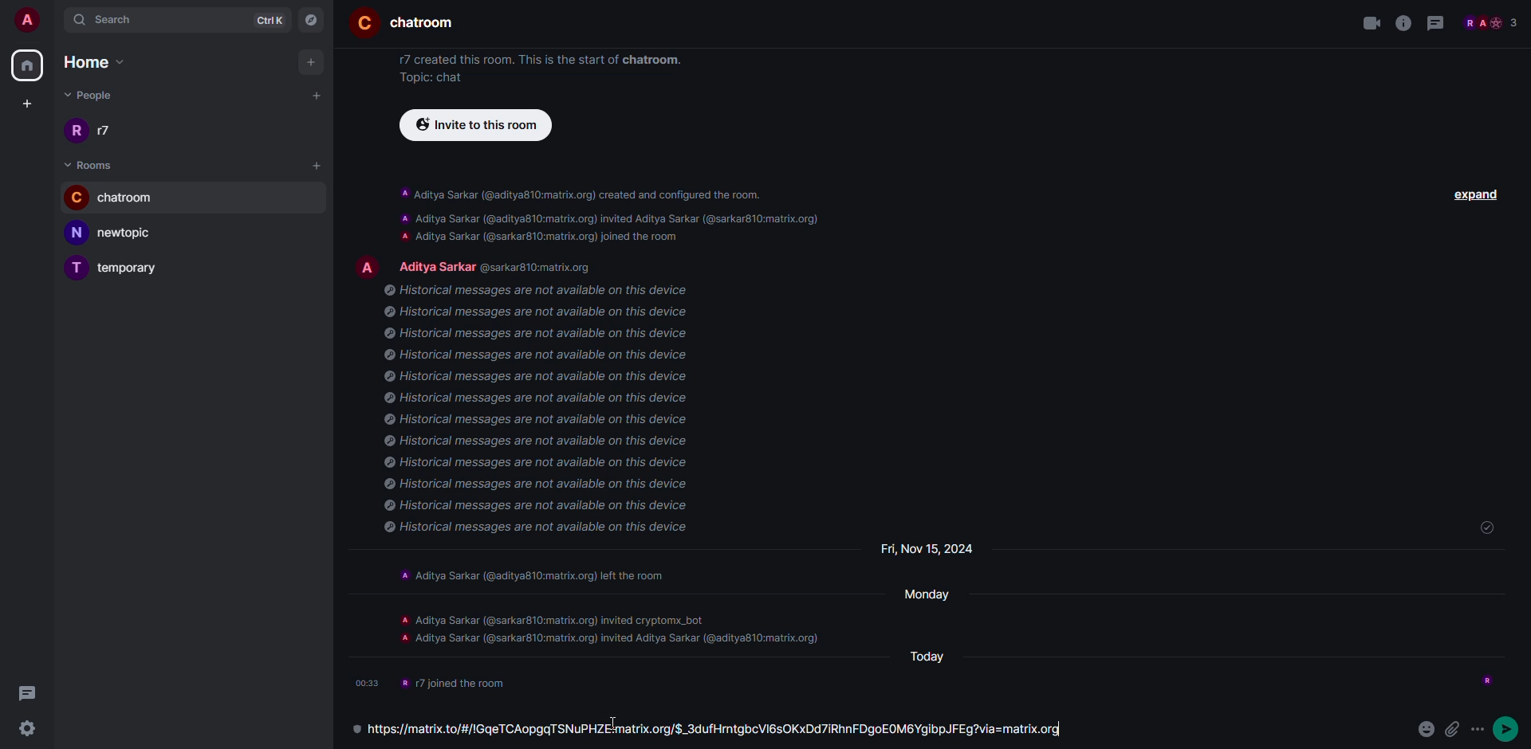 Image resolution: width=1531 pixels, height=749 pixels. What do you see at coordinates (122, 267) in the screenshot?
I see `temporary` at bounding box center [122, 267].